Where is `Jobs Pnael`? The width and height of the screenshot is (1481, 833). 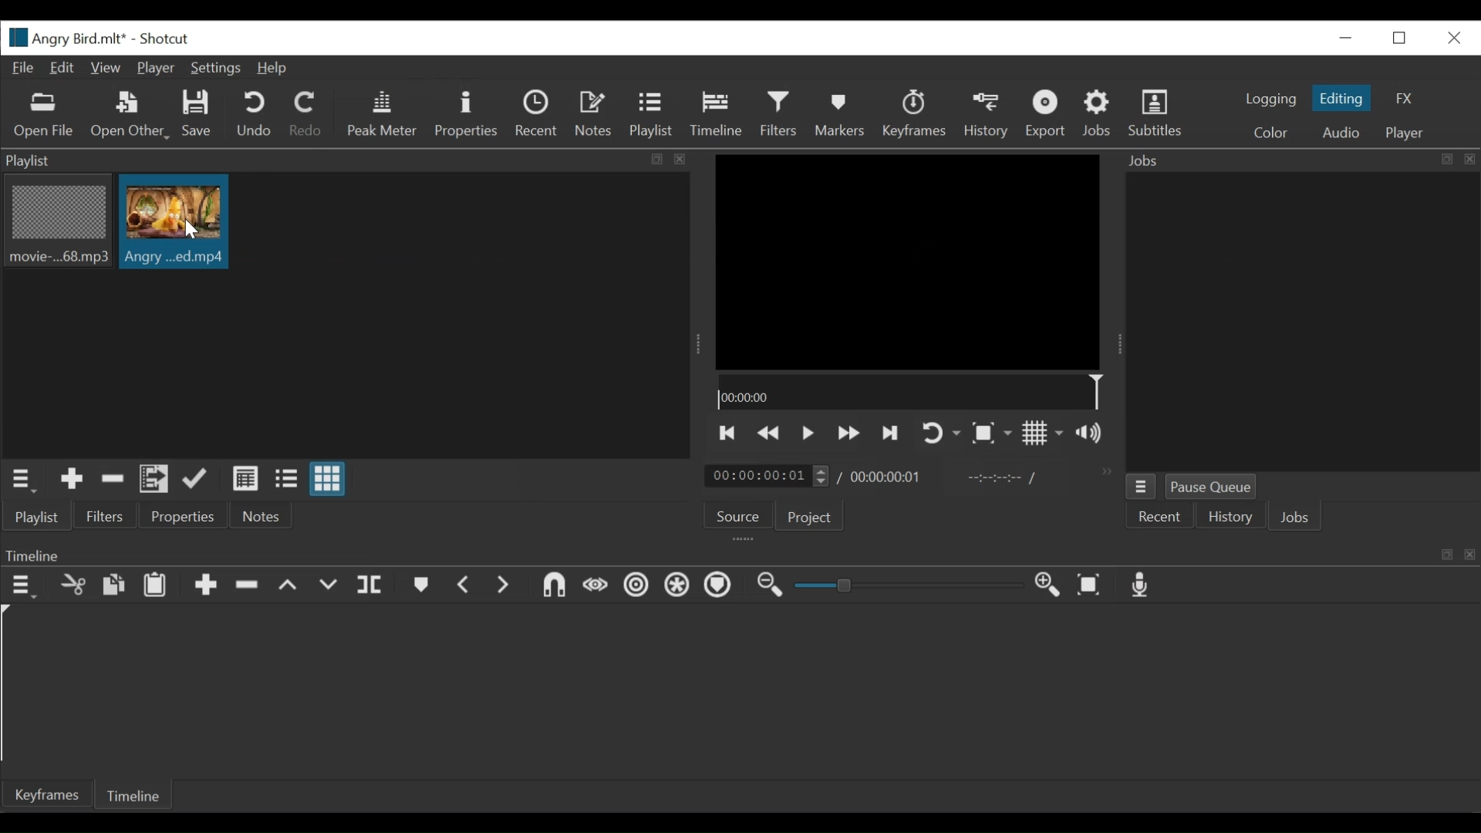 Jobs Pnael is located at coordinates (1301, 163).